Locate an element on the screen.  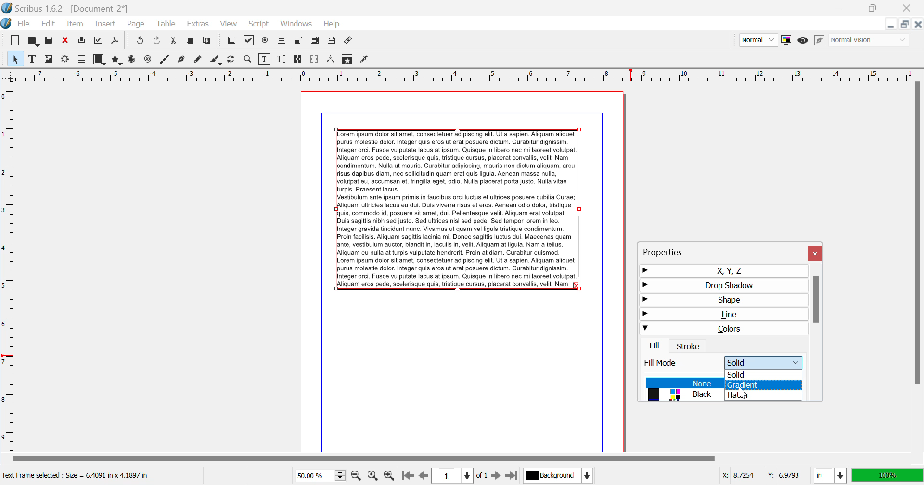
Item is located at coordinates (76, 24).